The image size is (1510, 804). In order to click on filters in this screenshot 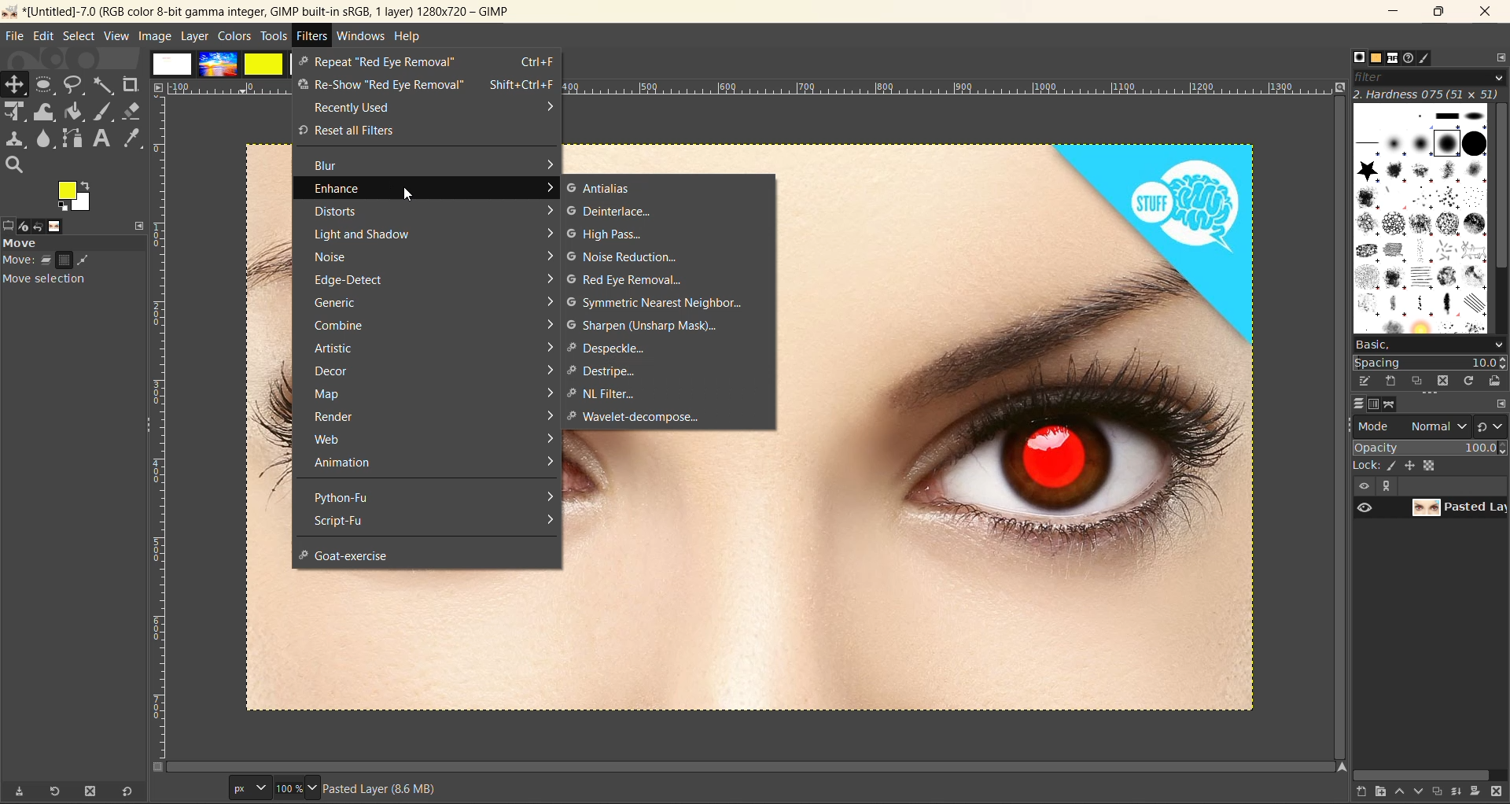, I will do `click(312, 35)`.